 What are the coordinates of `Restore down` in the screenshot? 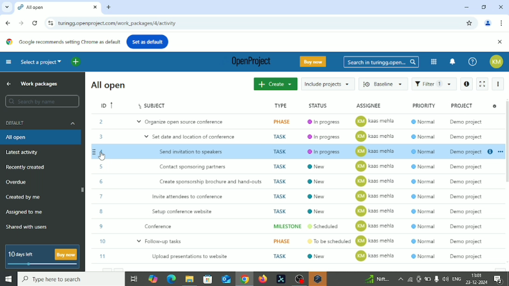 It's located at (485, 7).